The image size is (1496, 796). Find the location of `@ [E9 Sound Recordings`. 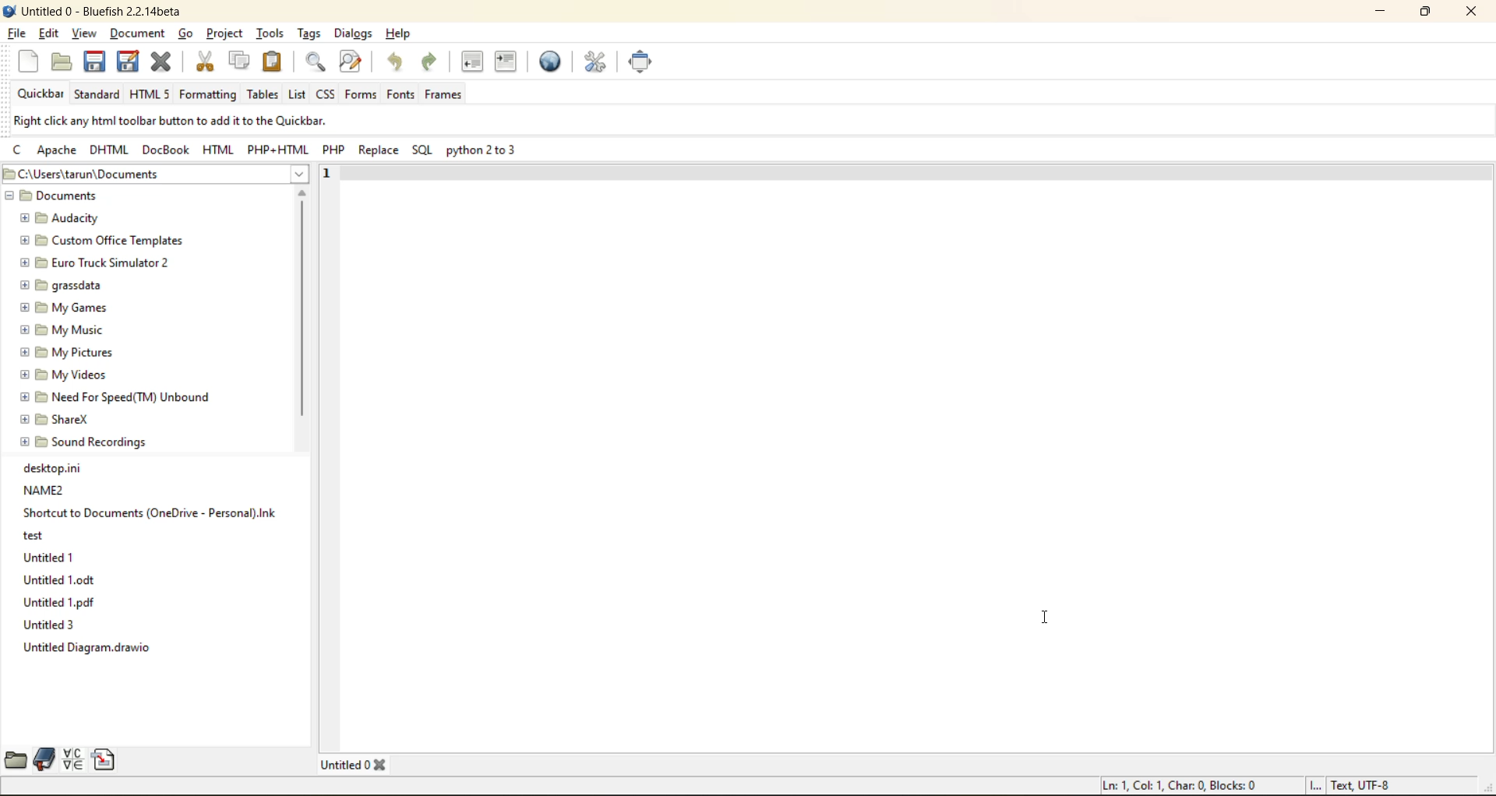

@ [E9 Sound Recordings is located at coordinates (86, 442).